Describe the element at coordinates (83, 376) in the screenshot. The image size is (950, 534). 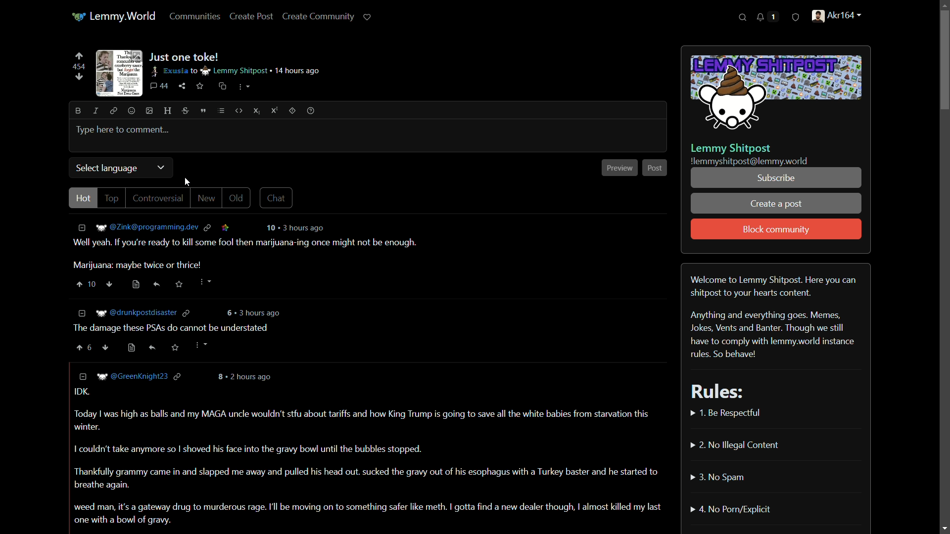
I see `less information` at that location.